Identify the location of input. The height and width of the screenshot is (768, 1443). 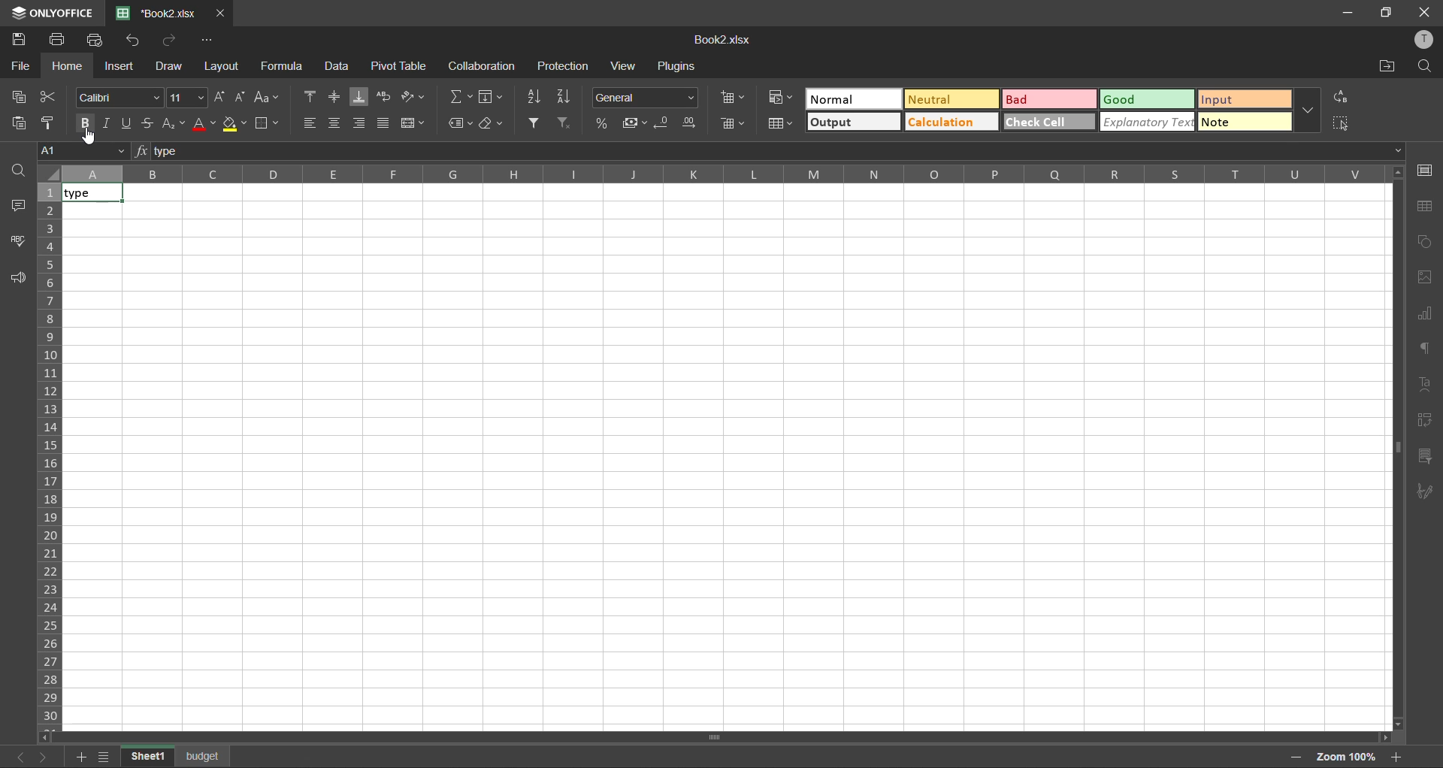
(1243, 101).